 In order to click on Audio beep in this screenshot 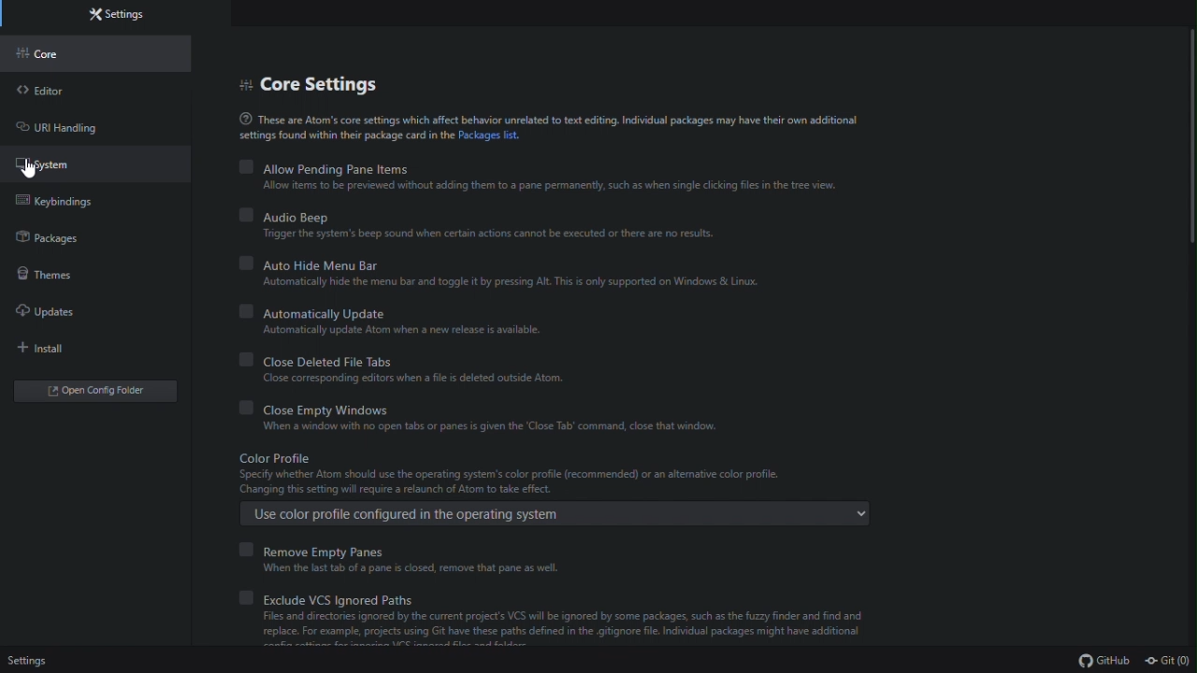, I will do `click(516, 216)`.